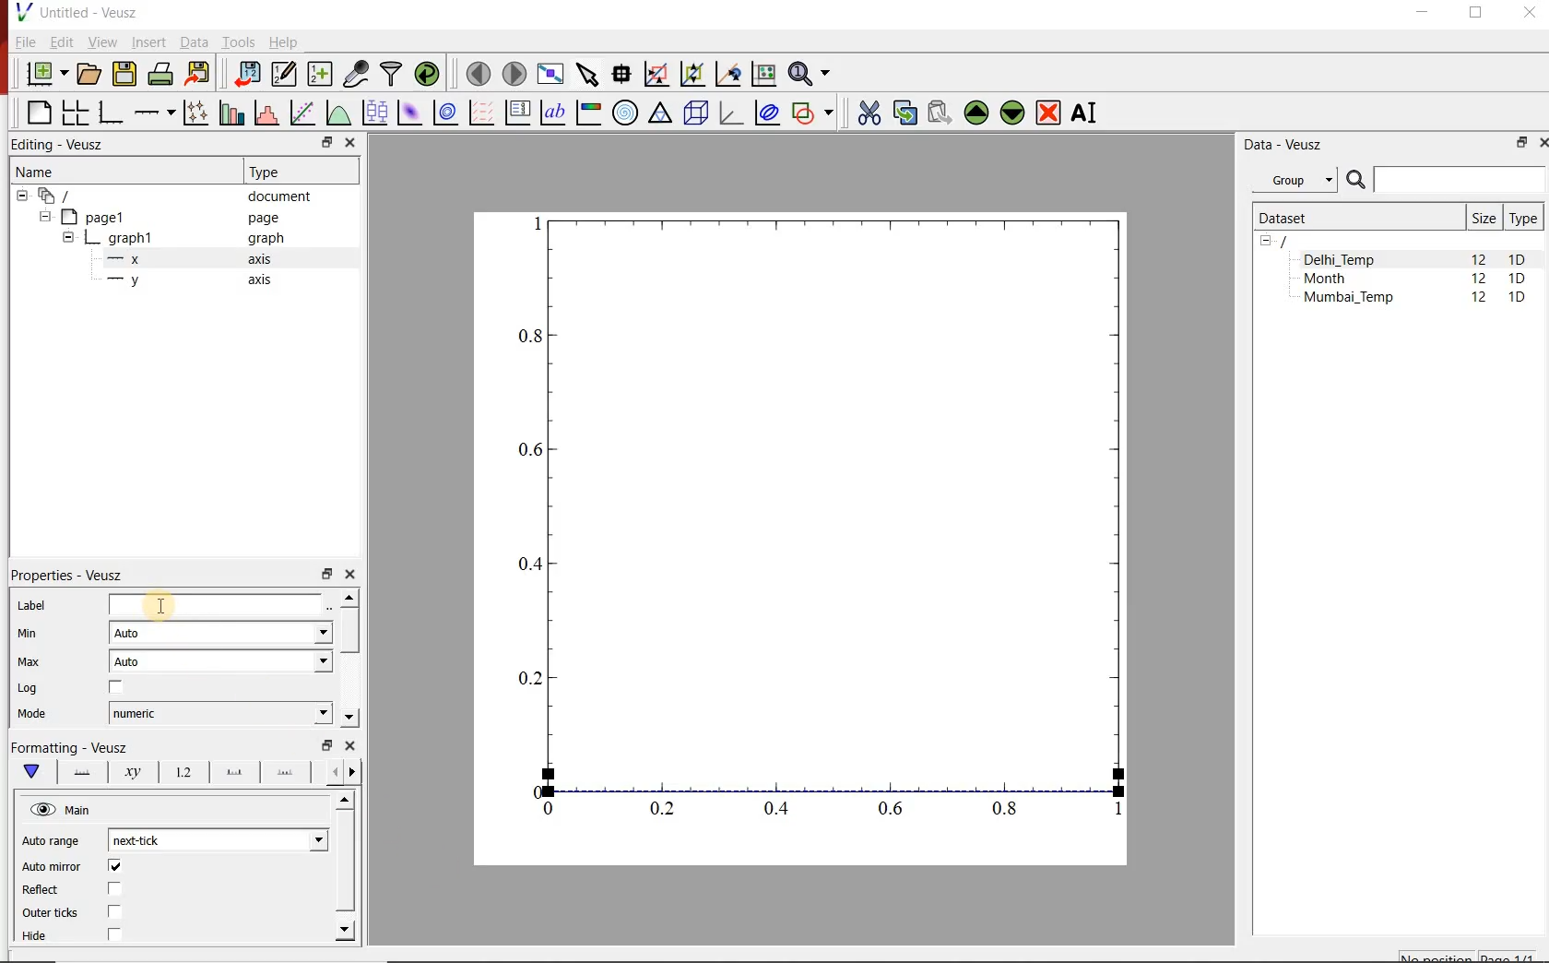 This screenshot has width=1549, height=963. What do you see at coordinates (589, 75) in the screenshot?
I see `select items from the graph or scroll` at bounding box center [589, 75].